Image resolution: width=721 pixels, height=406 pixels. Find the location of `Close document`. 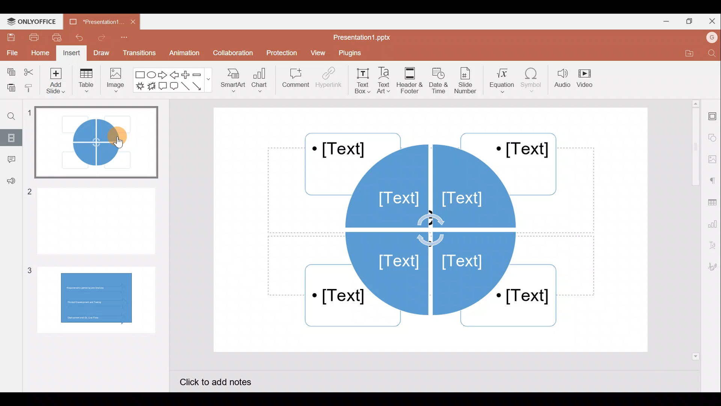

Close document is located at coordinates (130, 21).